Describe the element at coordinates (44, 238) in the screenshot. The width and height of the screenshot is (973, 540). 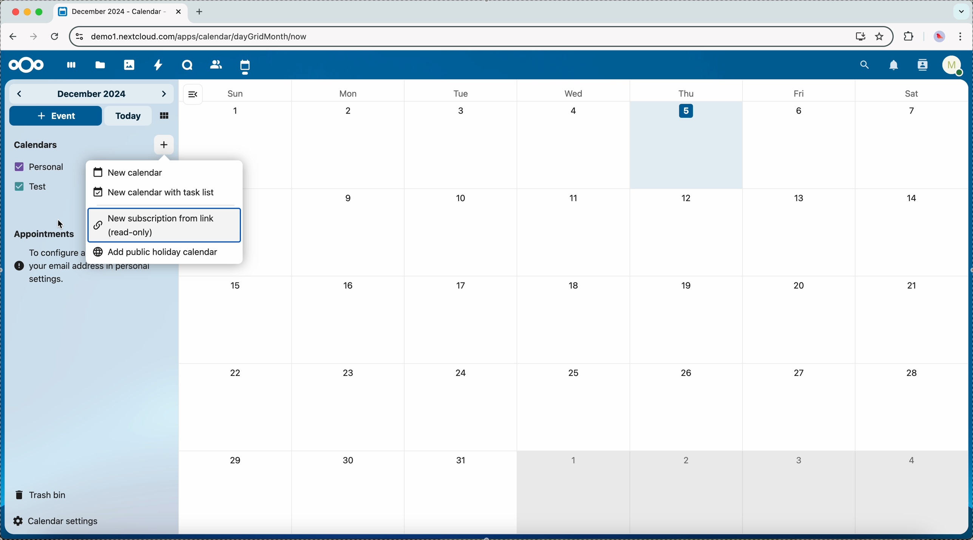
I see `appointments` at that location.